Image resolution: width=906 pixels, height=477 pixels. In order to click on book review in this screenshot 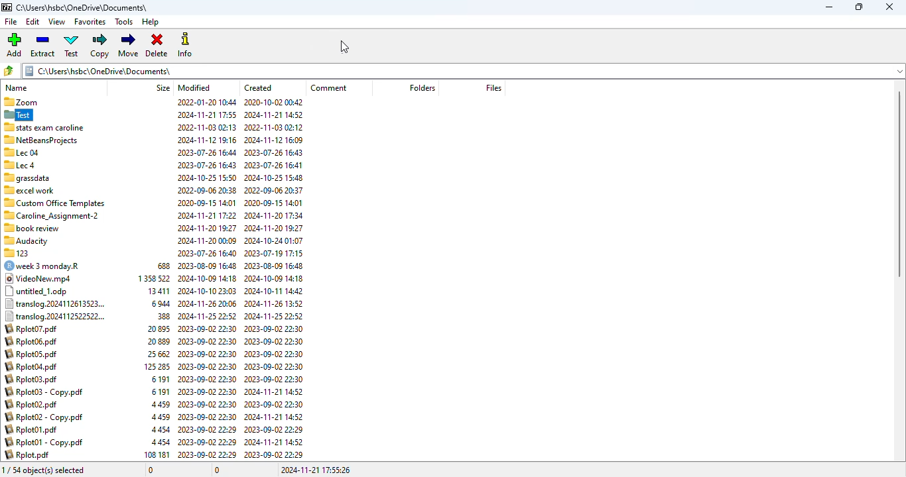, I will do `click(32, 228)`.